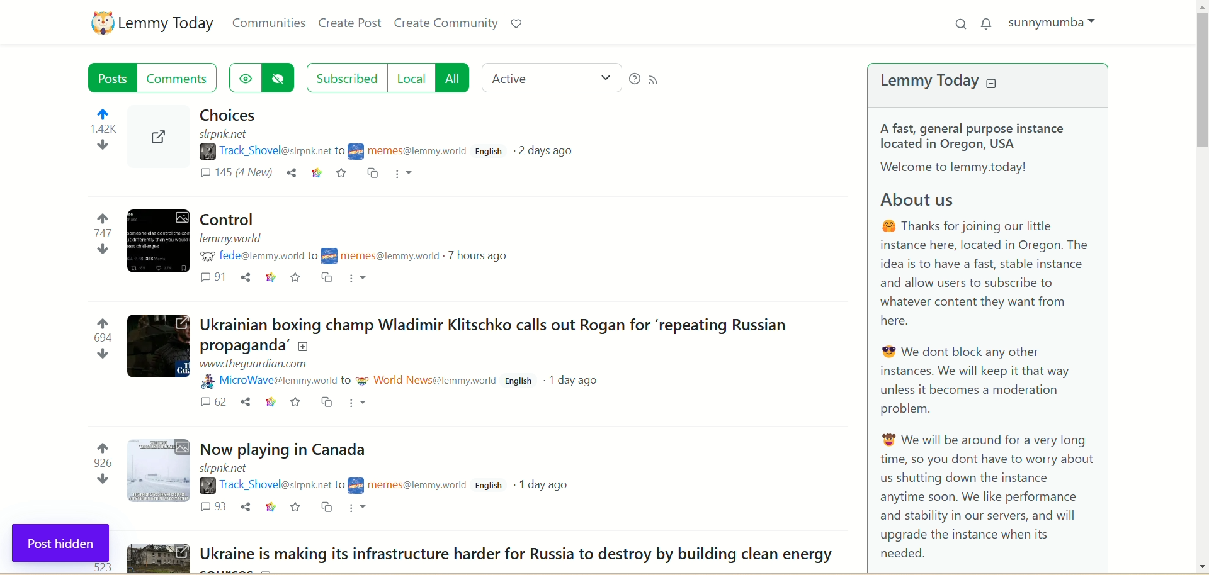 This screenshot has width=1209, height=575. Describe the element at coordinates (352, 25) in the screenshot. I see `create post` at that location.